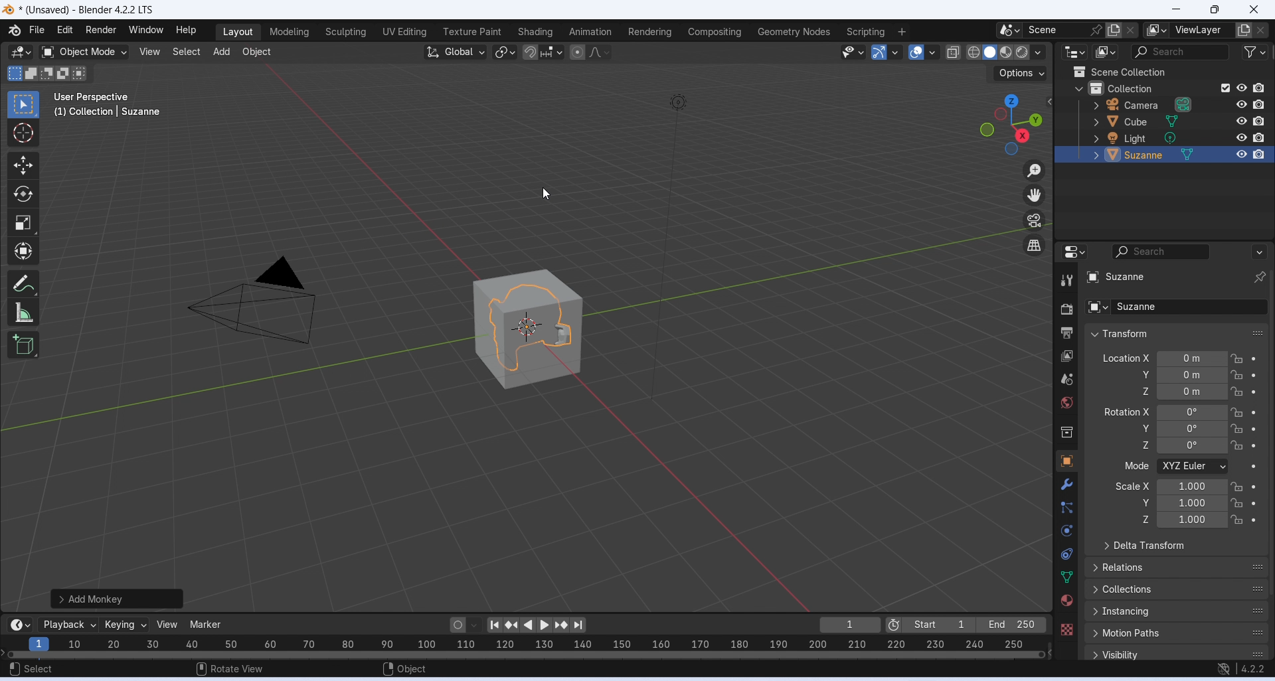 The height and width of the screenshot is (681, 1275). Describe the element at coordinates (1138, 502) in the screenshot. I see `y` at that location.